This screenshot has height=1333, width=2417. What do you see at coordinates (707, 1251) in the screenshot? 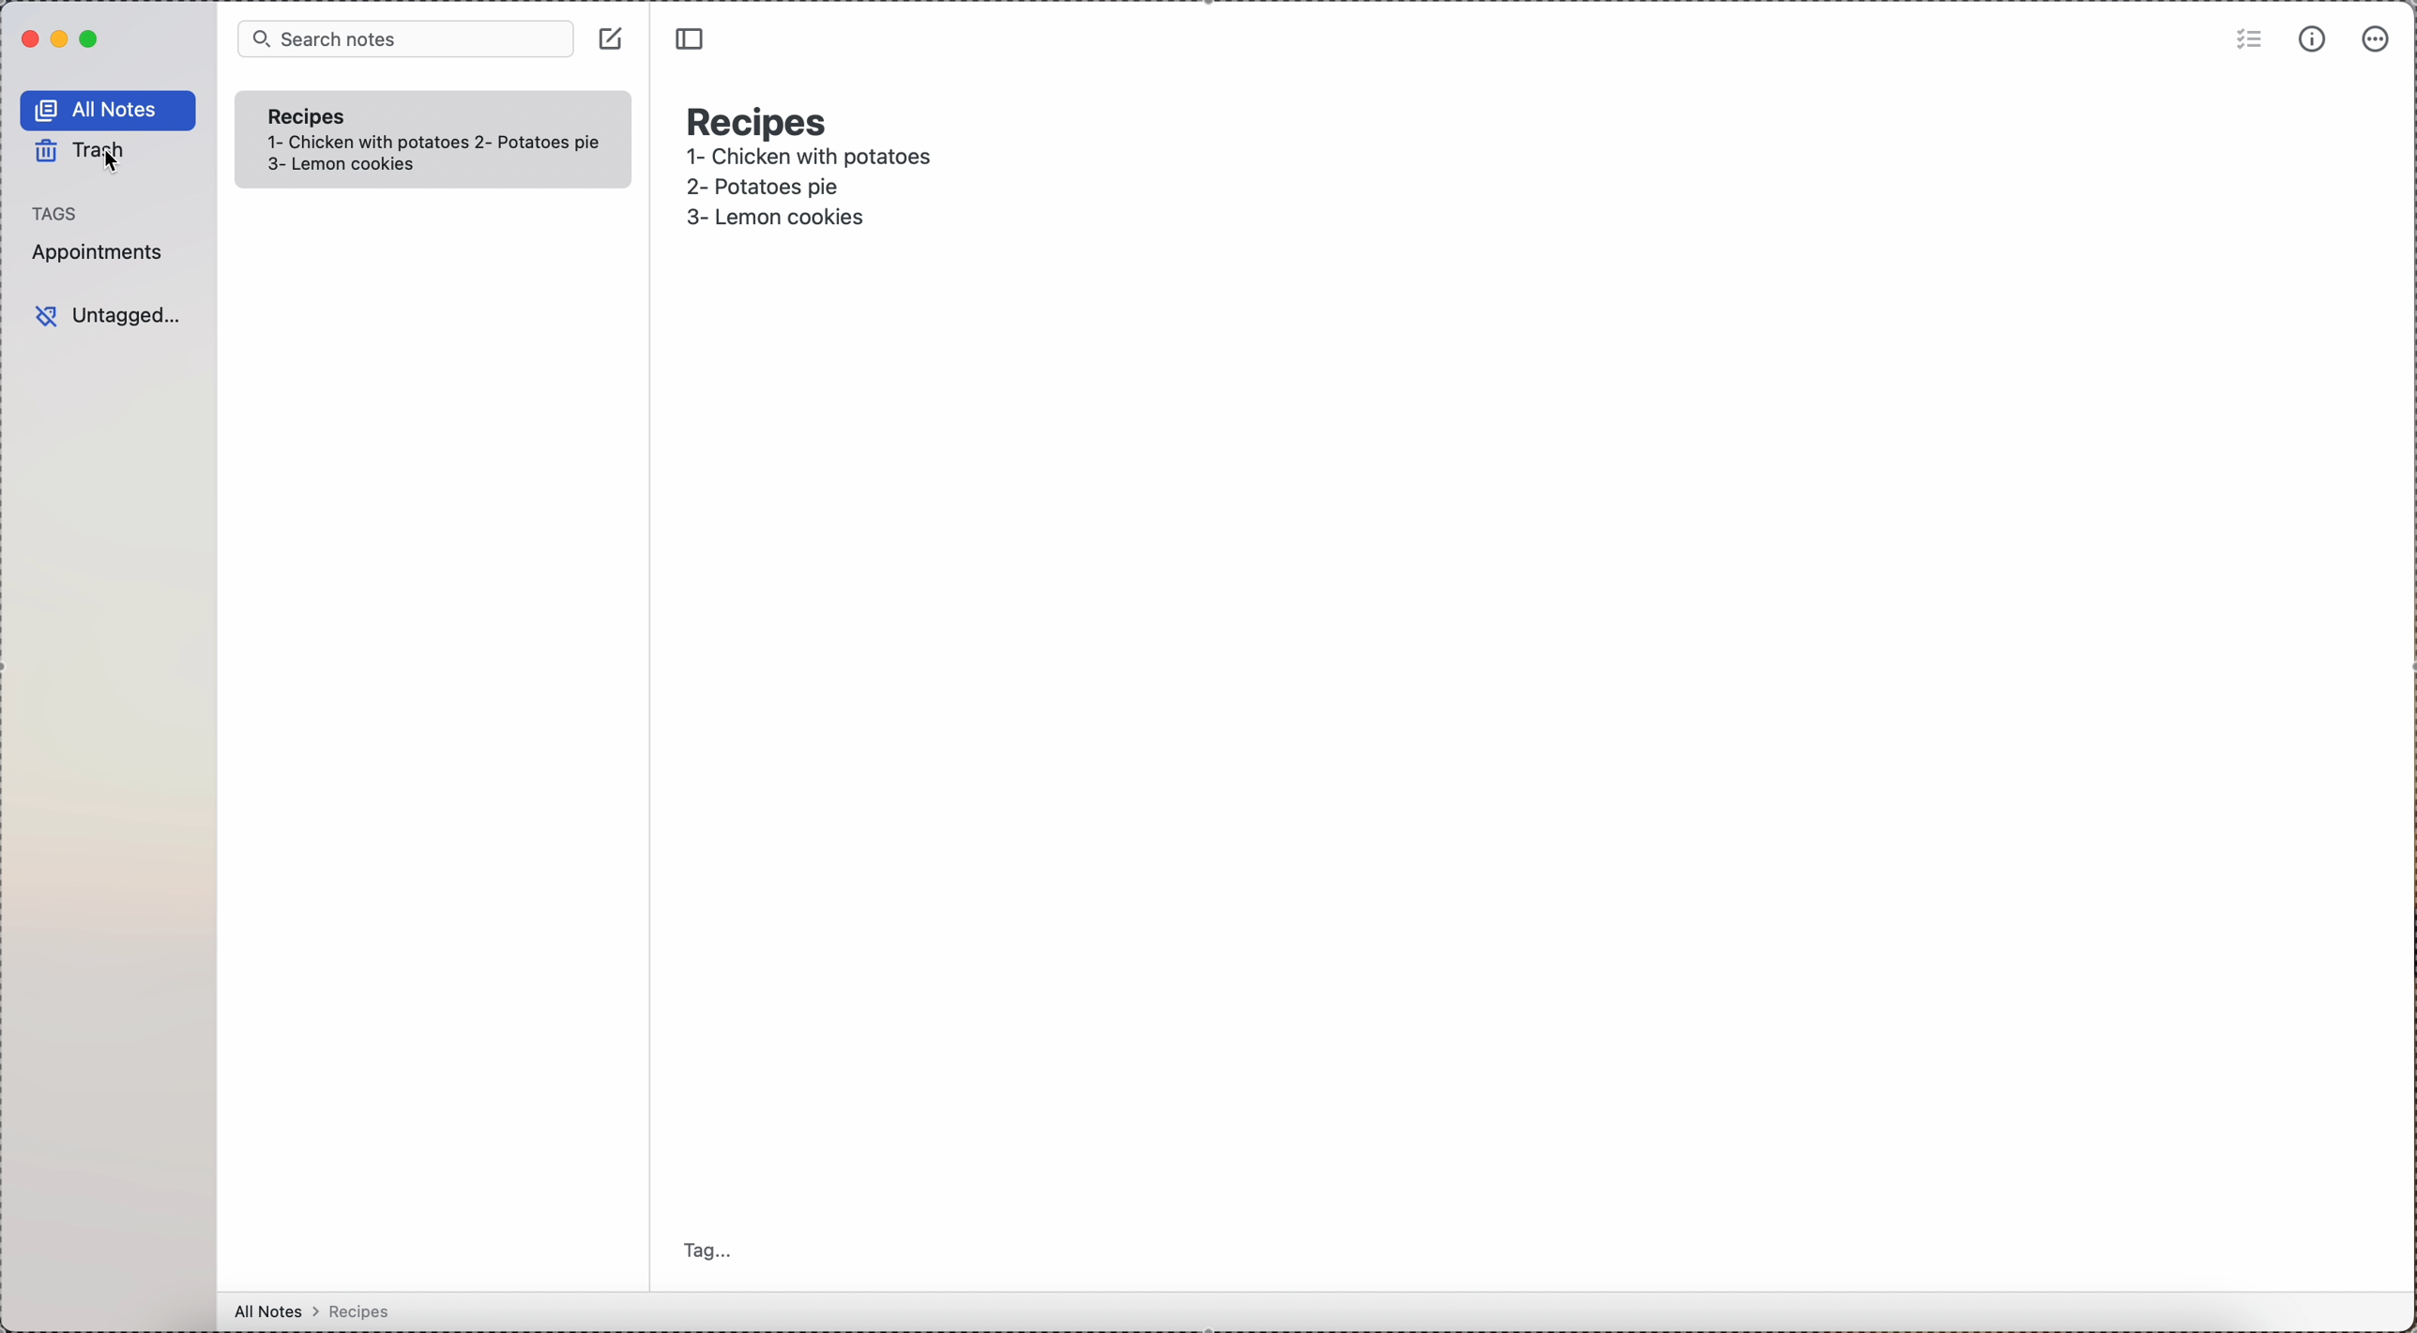
I see `tag` at bounding box center [707, 1251].